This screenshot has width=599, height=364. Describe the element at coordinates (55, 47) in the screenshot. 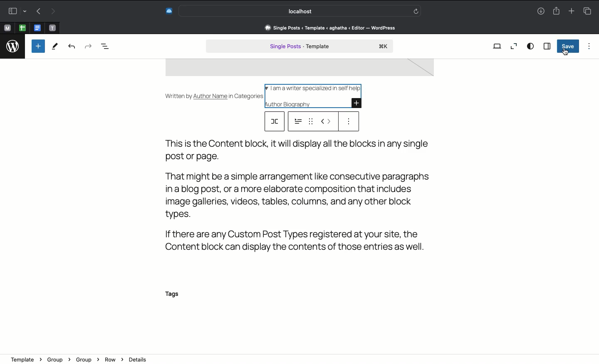

I see `Tools` at that location.